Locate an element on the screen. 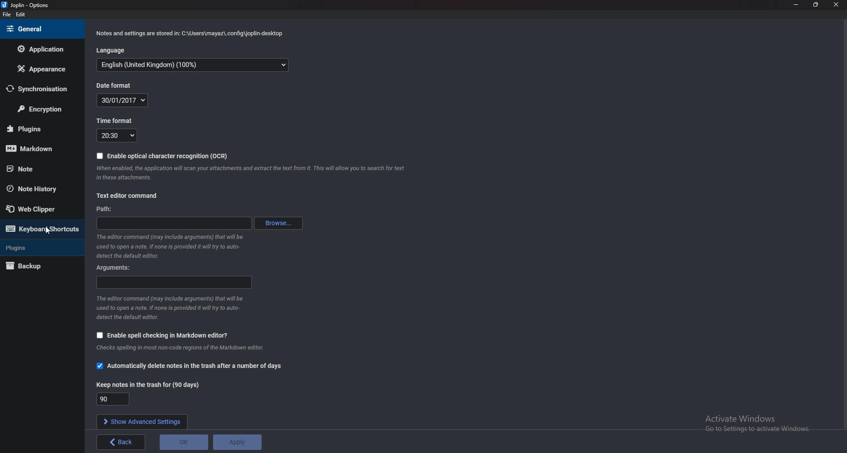 Image resolution: width=847 pixels, height=453 pixels. Application is located at coordinates (40, 49).